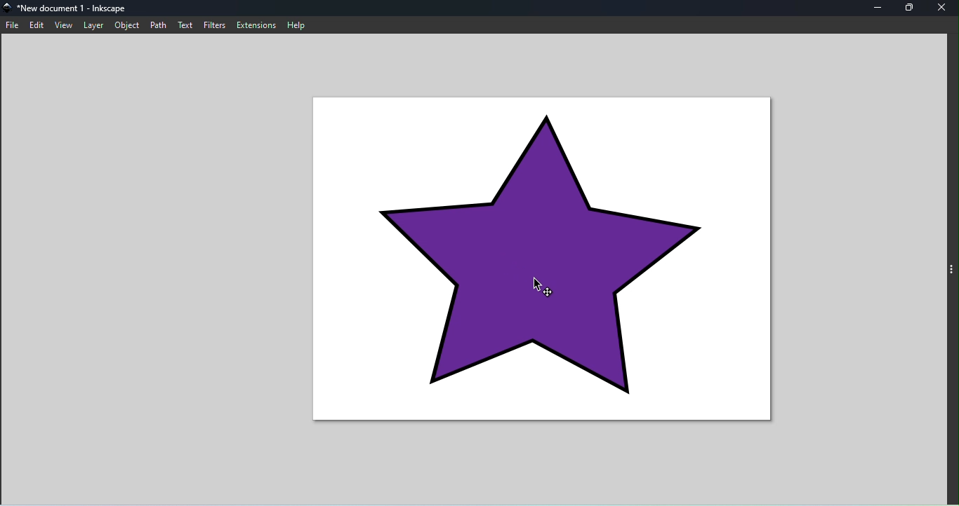 The height and width of the screenshot is (506, 959). What do you see at coordinates (536, 283) in the screenshot?
I see `Cursor` at bounding box center [536, 283].